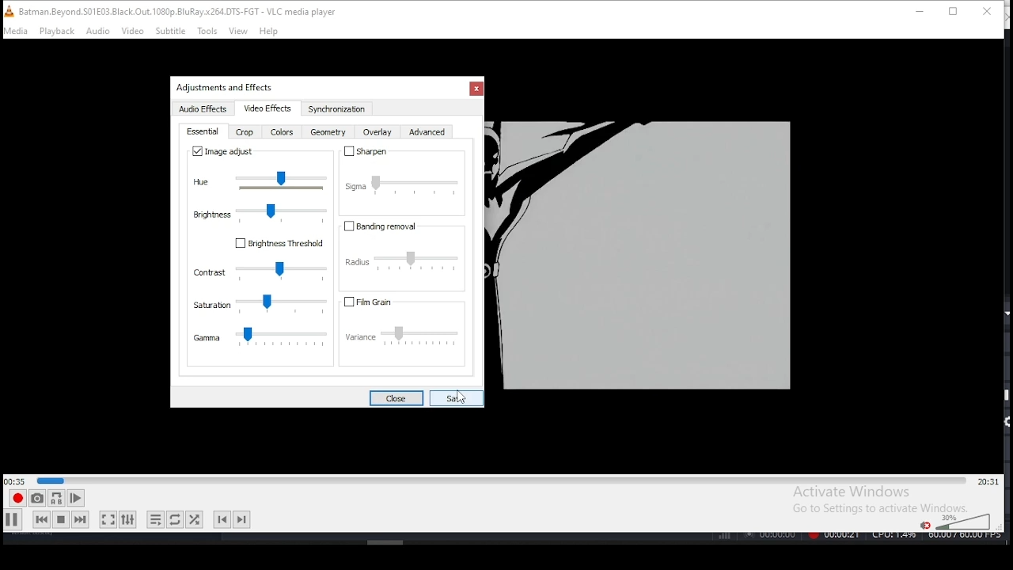 Image resolution: width=1013 pixels, height=570 pixels. What do you see at coordinates (133, 32) in the screenshot?
I see `video` at bounding box center [133, 32].